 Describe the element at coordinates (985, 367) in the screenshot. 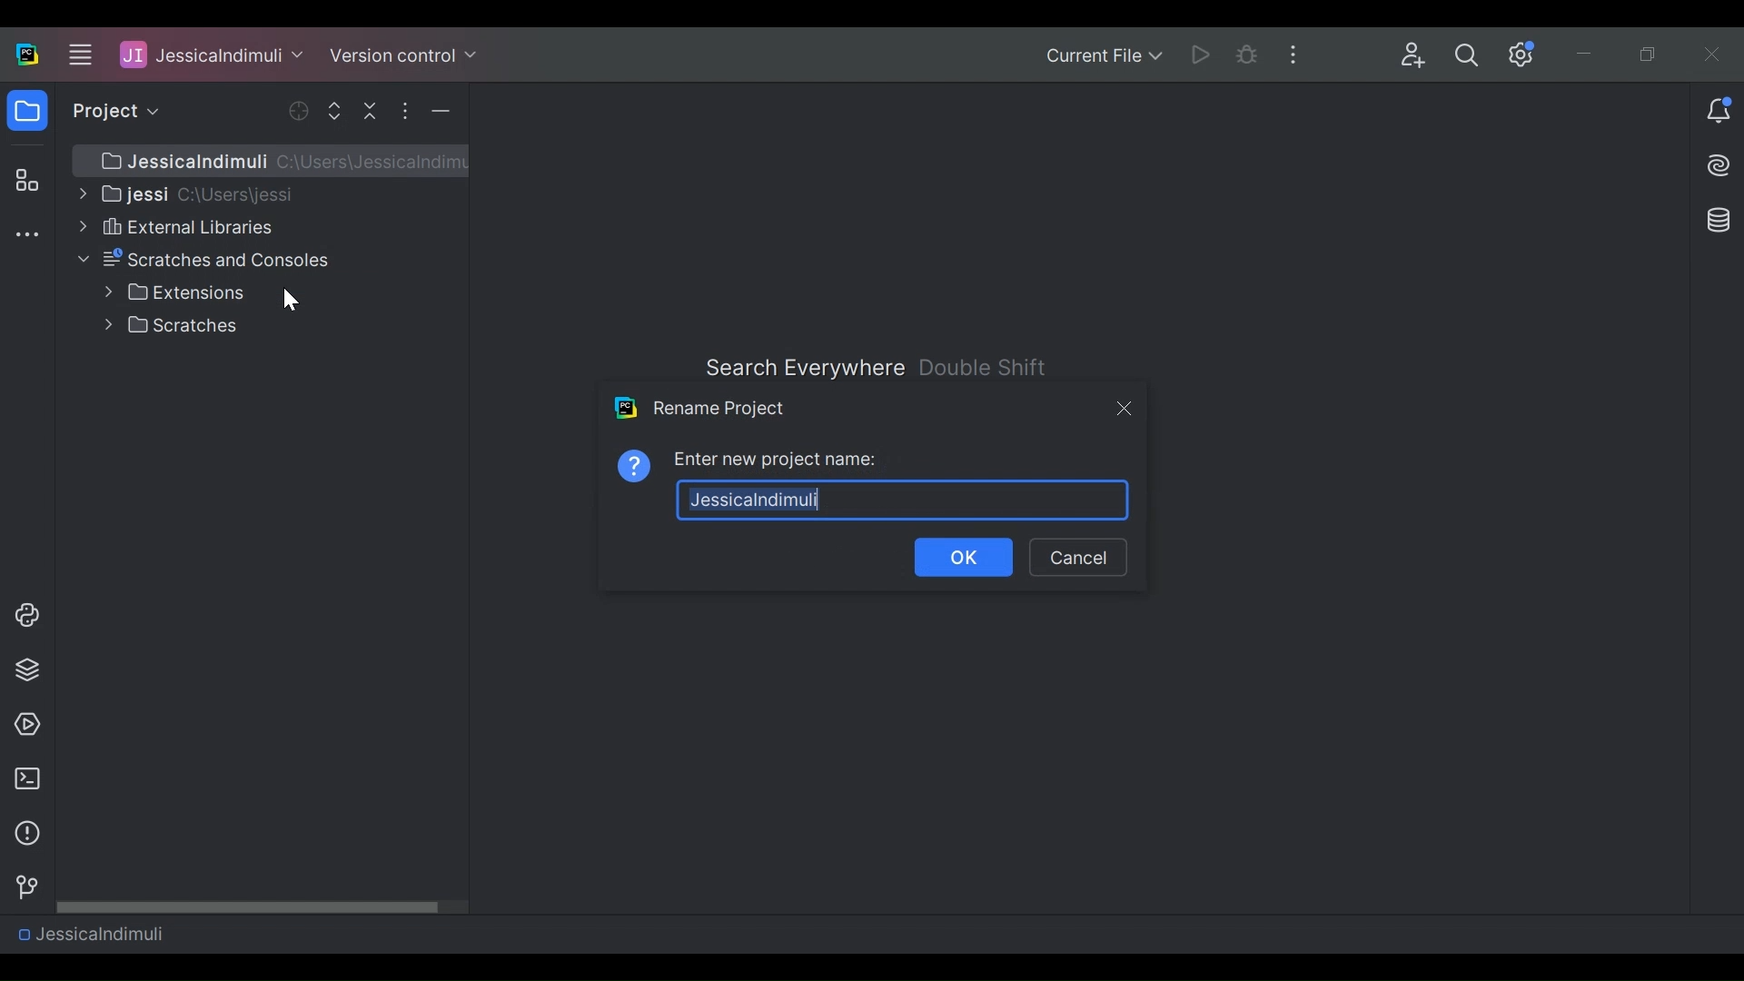

I see `shortcut` at that location.